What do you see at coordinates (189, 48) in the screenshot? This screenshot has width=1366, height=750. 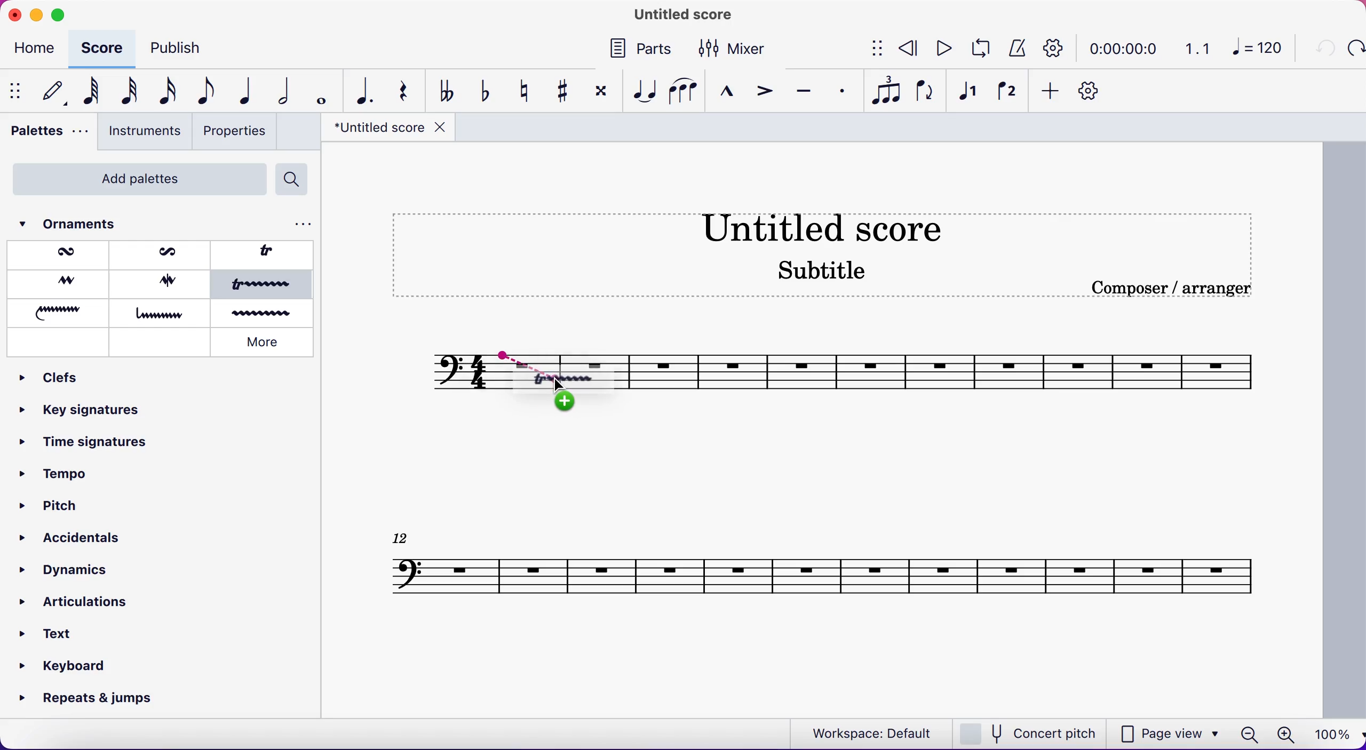 I see `publish` at bounding box center [189, 48].